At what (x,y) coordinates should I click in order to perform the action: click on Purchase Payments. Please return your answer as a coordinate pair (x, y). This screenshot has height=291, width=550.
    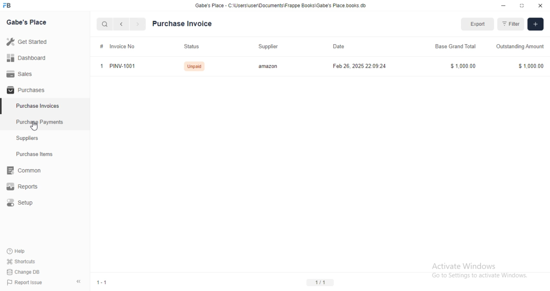
    Looking at the image, I should click on (39, 122).